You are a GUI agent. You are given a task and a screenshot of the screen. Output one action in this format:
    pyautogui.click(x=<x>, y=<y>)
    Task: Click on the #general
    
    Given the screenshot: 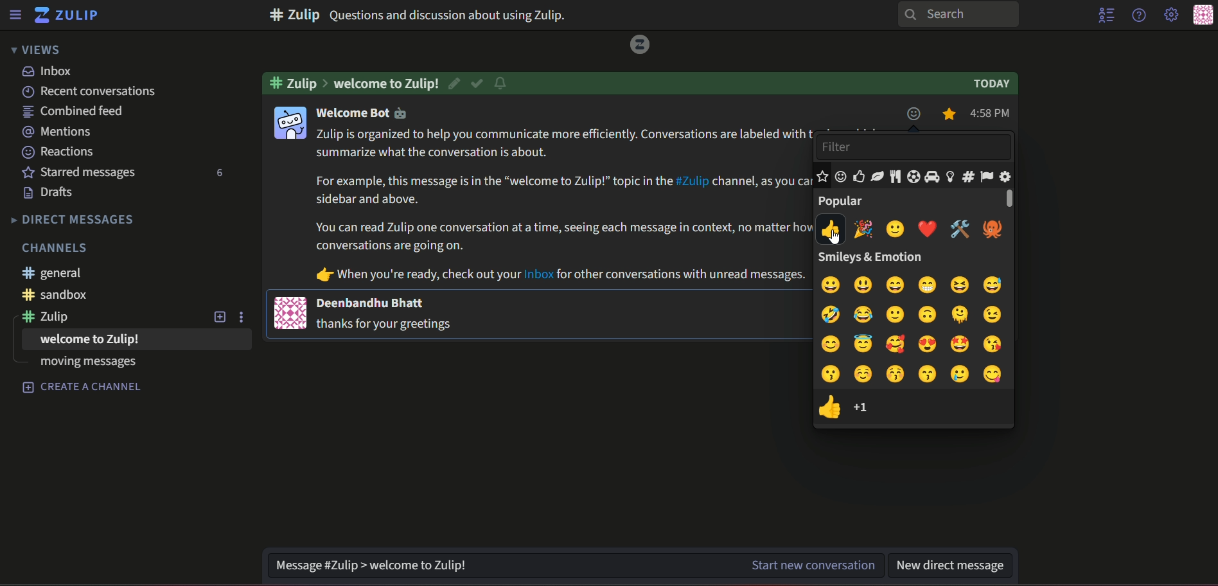 What is the action you would take?
    pyautogui.click(x=56, y=273)
    